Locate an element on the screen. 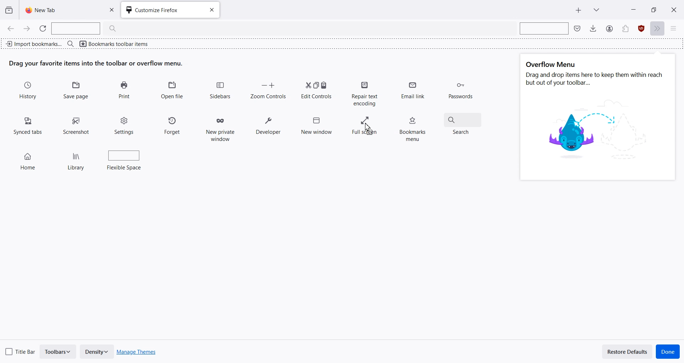 The image size is (684, 363). Density is located at coordinates (97, 352).